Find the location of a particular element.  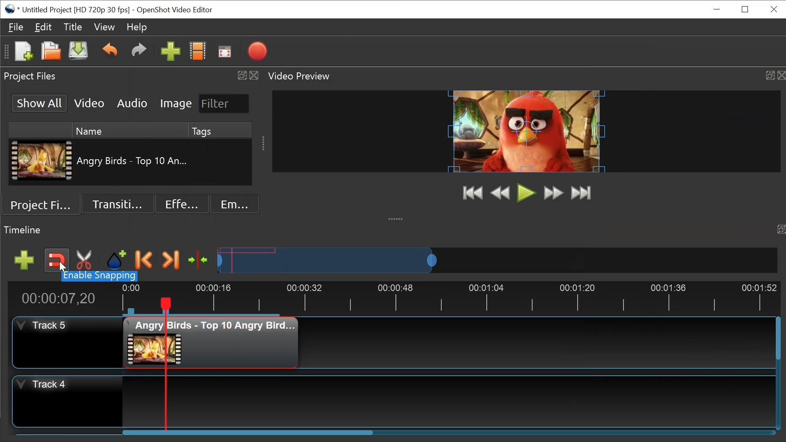

Fullscreen is located at coordinates (224, 51).